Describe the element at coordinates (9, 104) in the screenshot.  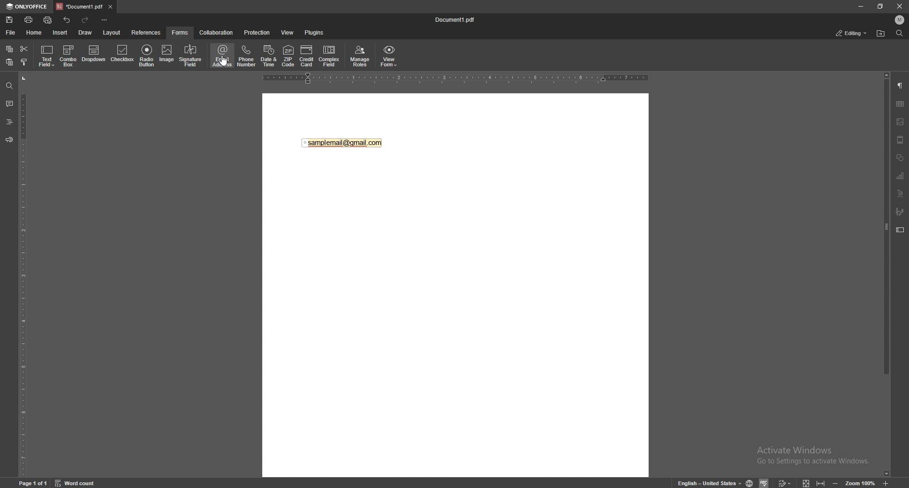
I see `comments` at that location.